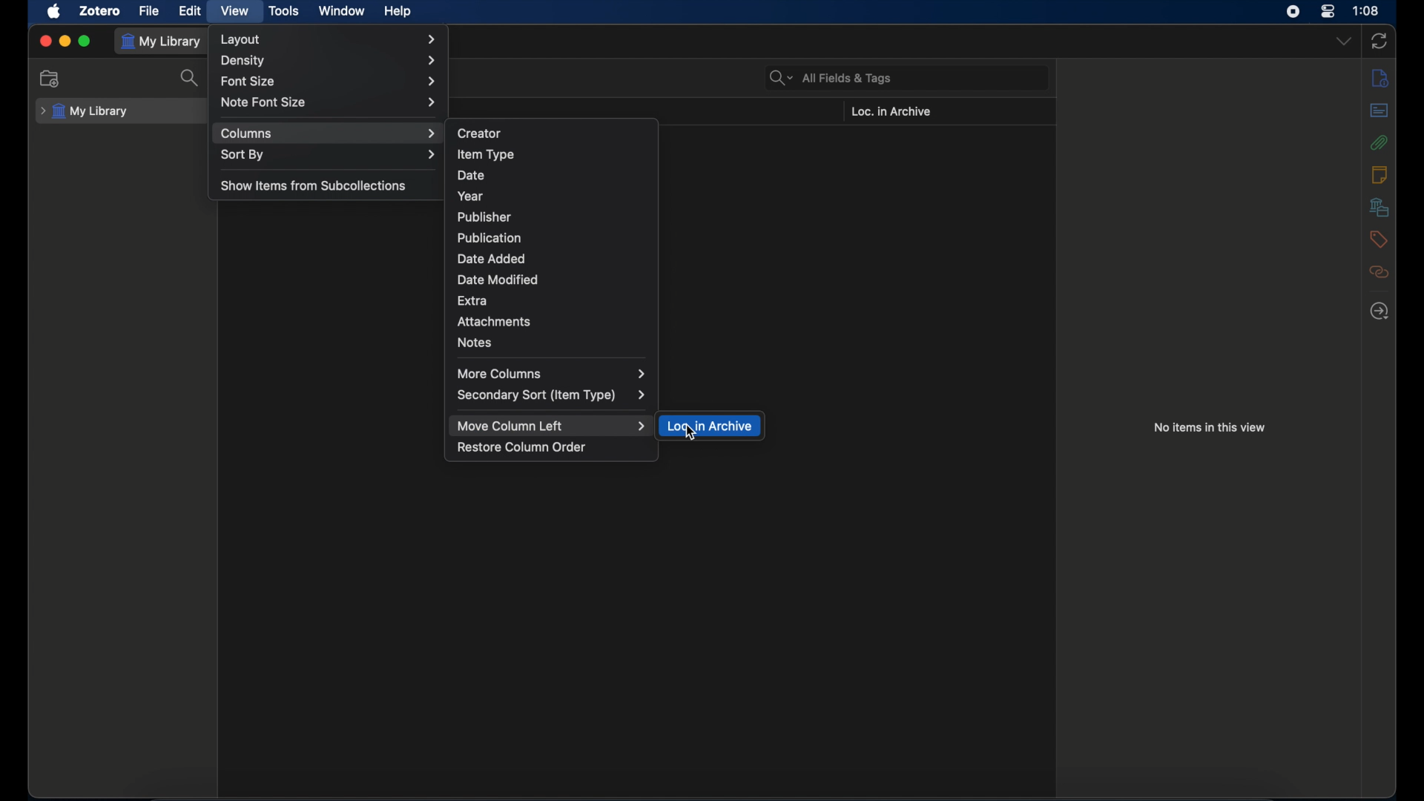  What do you see at coordinates (50, 79) in the screenshot?
I see `new collection` at bounding box center [50, 79].